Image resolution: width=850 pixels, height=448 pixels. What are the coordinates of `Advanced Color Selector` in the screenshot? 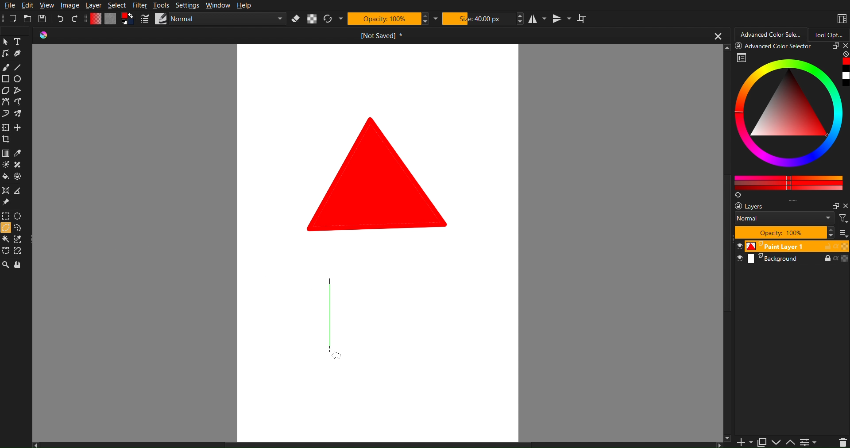 It's located at (769, 34).